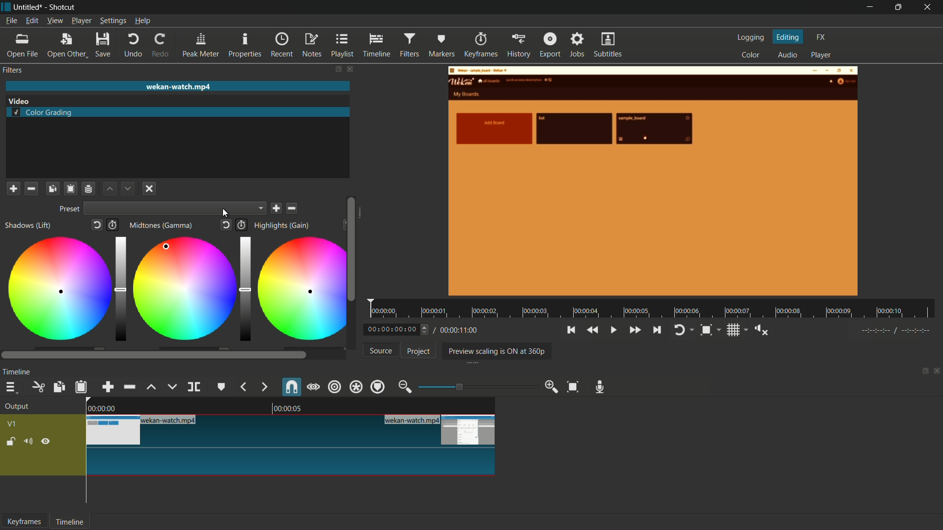 The height and width of the screenshot is (530, 943). I want to click on keyframes, so click(479, 45).